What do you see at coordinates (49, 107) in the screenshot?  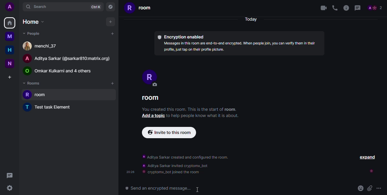 I see `test task element` at bounding box center [49, 107].